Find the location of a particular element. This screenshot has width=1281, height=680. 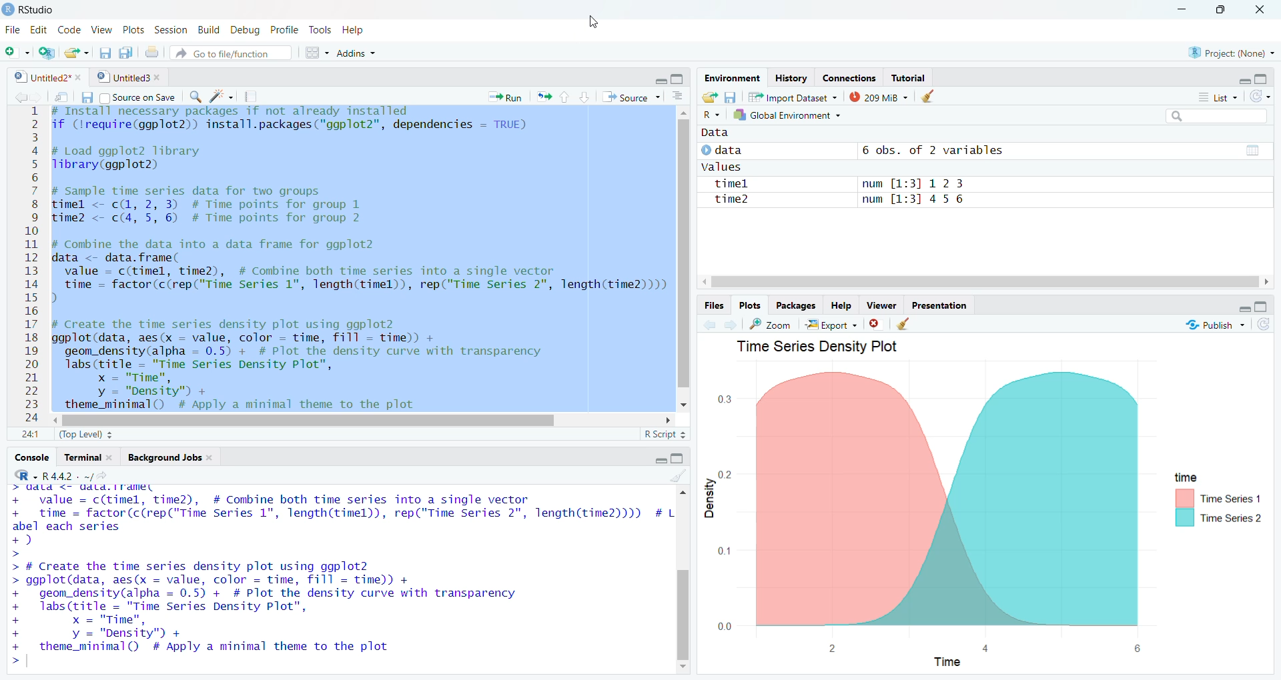

# Create the time series density plot using ggplot2
ggplot(data, aes(x = value, color = time, fill = time)) +
geom_density(alpha = 0.5) + # Plot the density curve with transparency
labs (title = "Time Series Density Plot",
x = "Time",
y - "Density" +
~~ theme_minimal() # Apply a minimal theme to the plot is located at coordinates (326, 364).